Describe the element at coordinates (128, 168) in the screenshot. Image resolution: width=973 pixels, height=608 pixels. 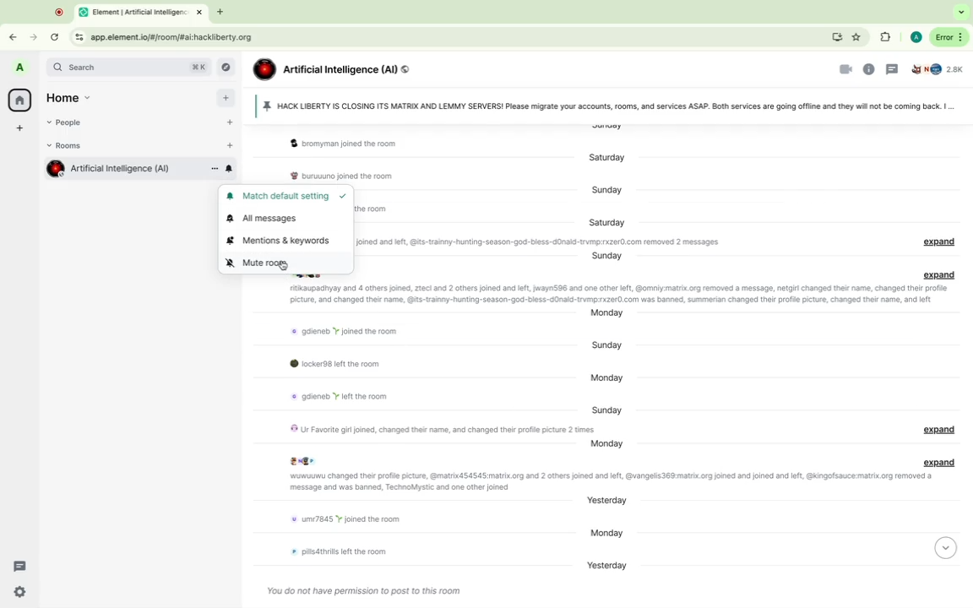
I see `Room` at that location.